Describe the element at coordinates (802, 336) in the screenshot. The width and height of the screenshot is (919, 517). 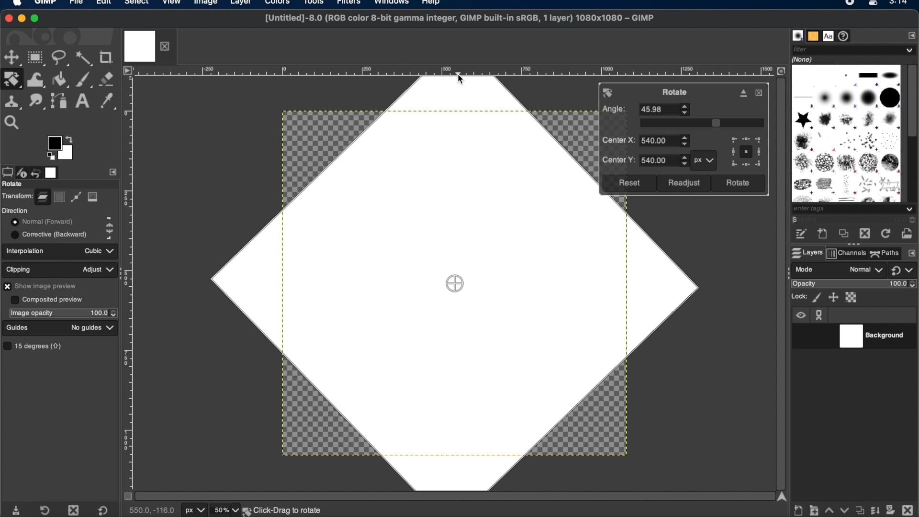
I see `visibility toggle` at that location.